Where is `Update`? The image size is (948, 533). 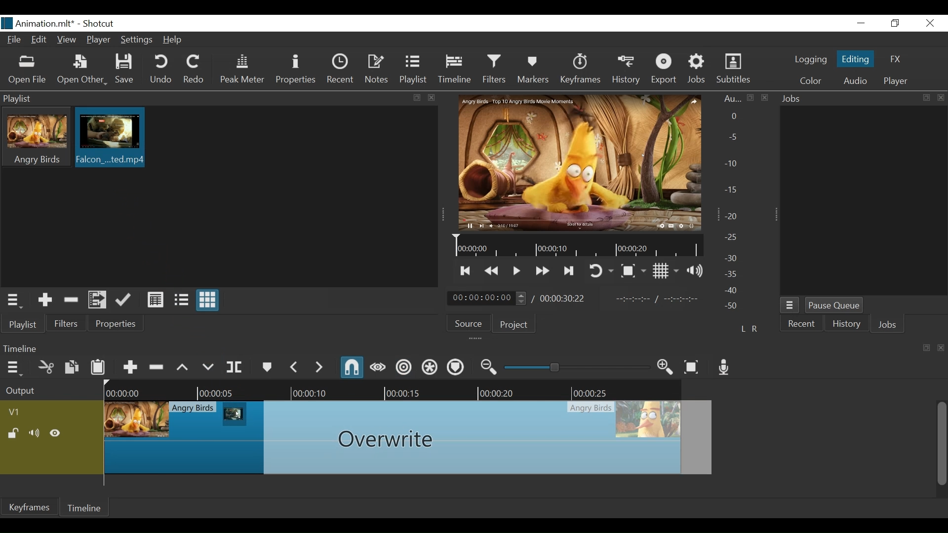
Update is located at coordinates (125, 300).